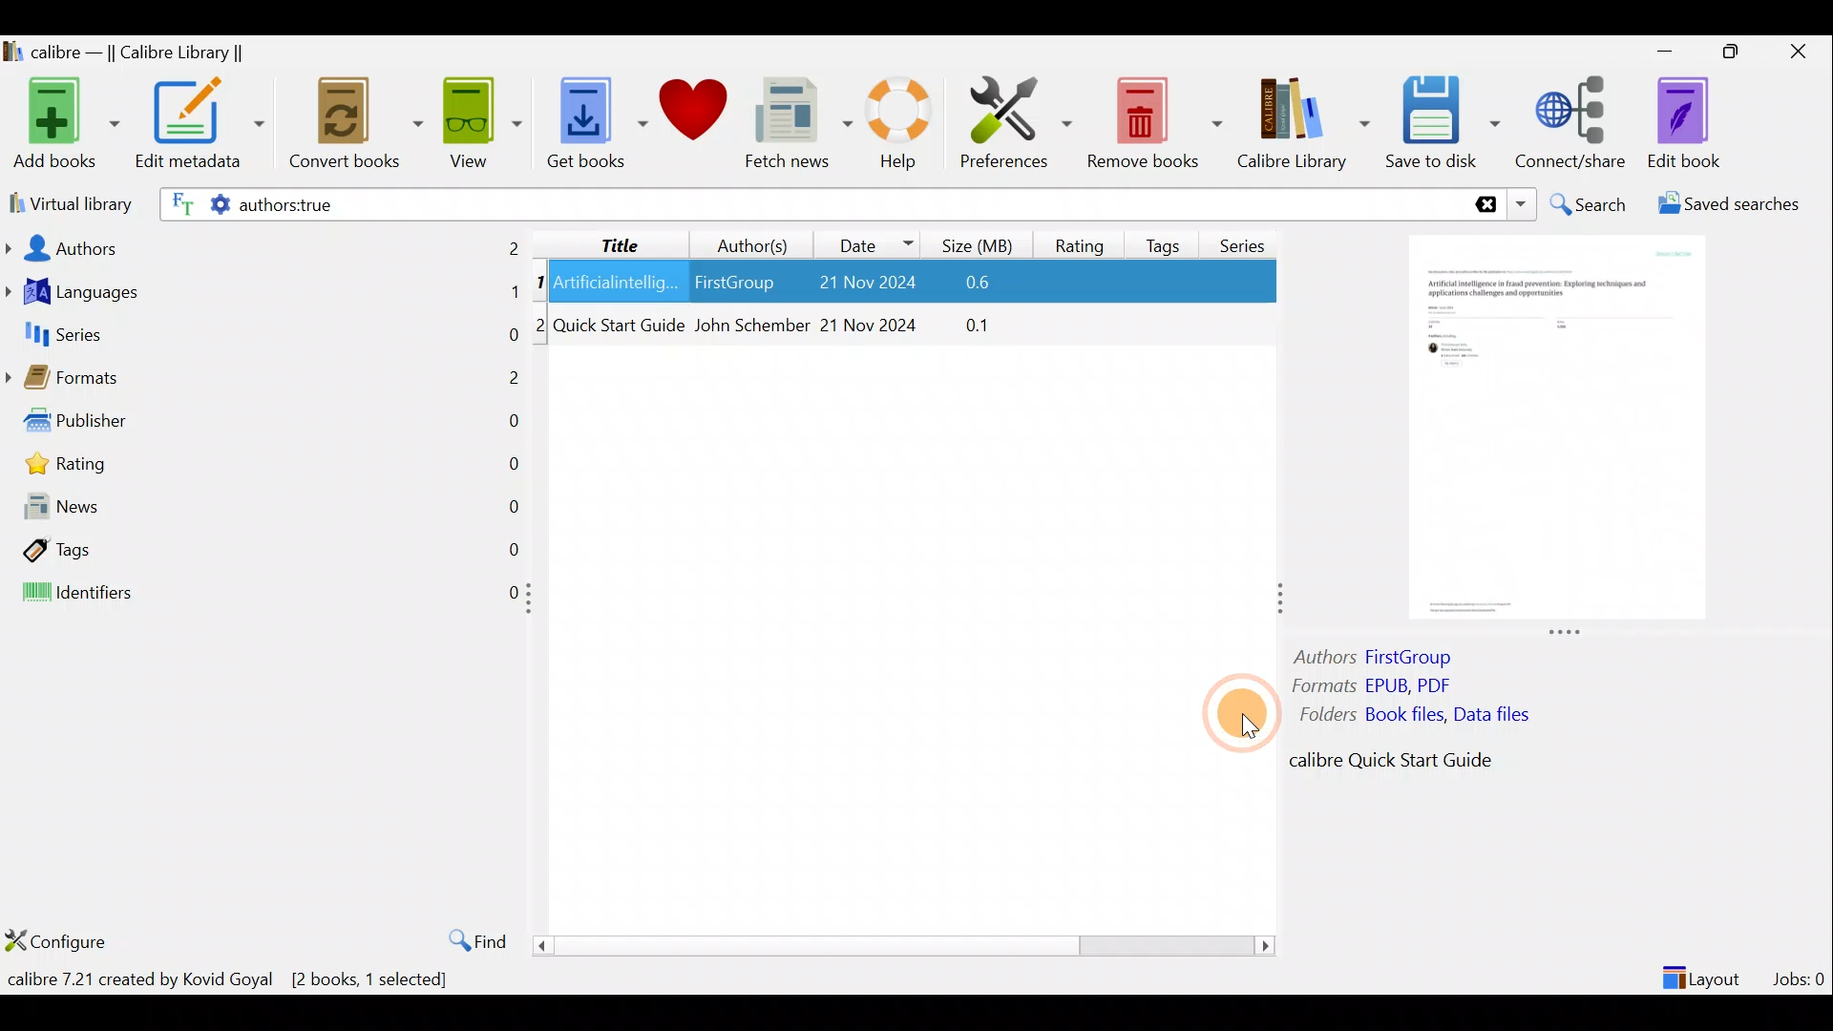 This screenshot has width=1833, height=1031. What do you see at coordinates (749, 327) in the screenshot?
I see `John Schember` at bounding box center [749, 327].